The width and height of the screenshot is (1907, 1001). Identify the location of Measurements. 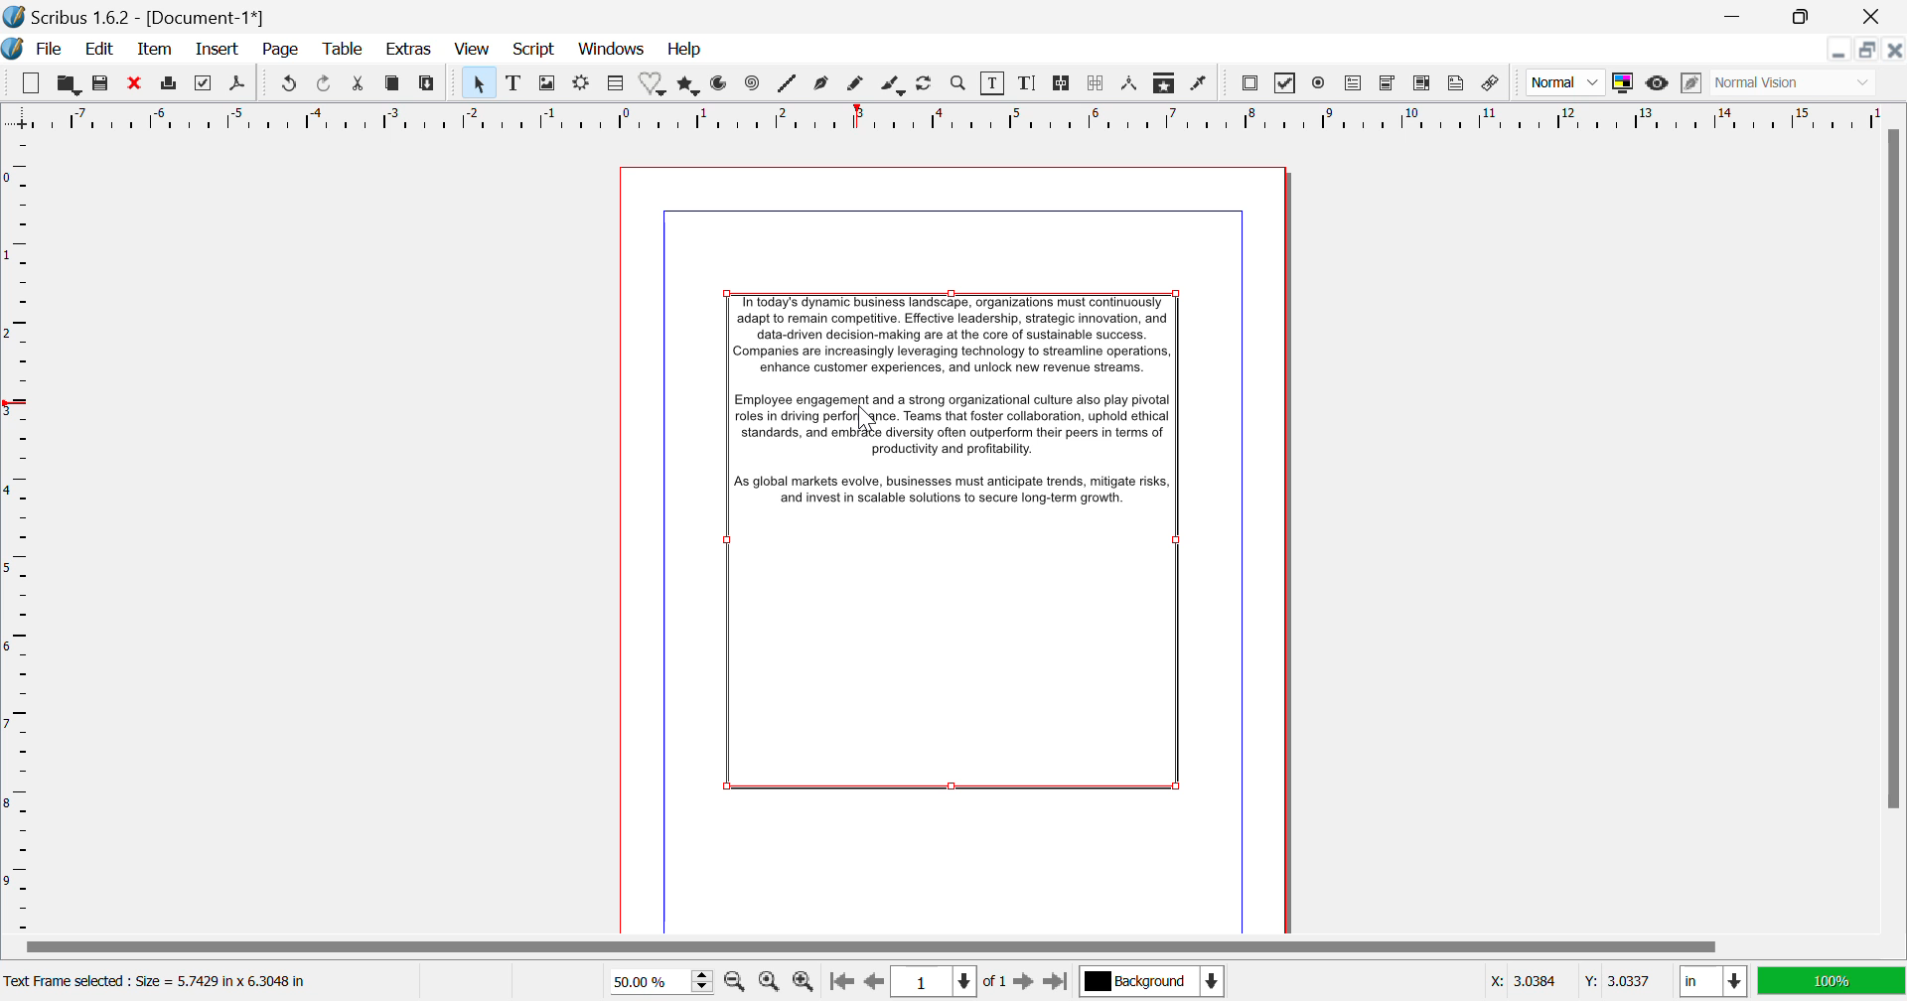
(1132, 85).